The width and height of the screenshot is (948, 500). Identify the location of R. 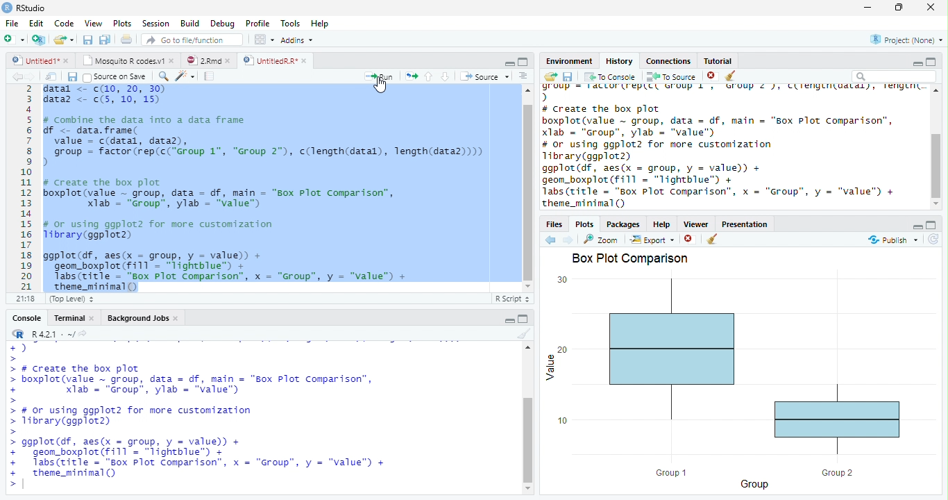
(17, 333).